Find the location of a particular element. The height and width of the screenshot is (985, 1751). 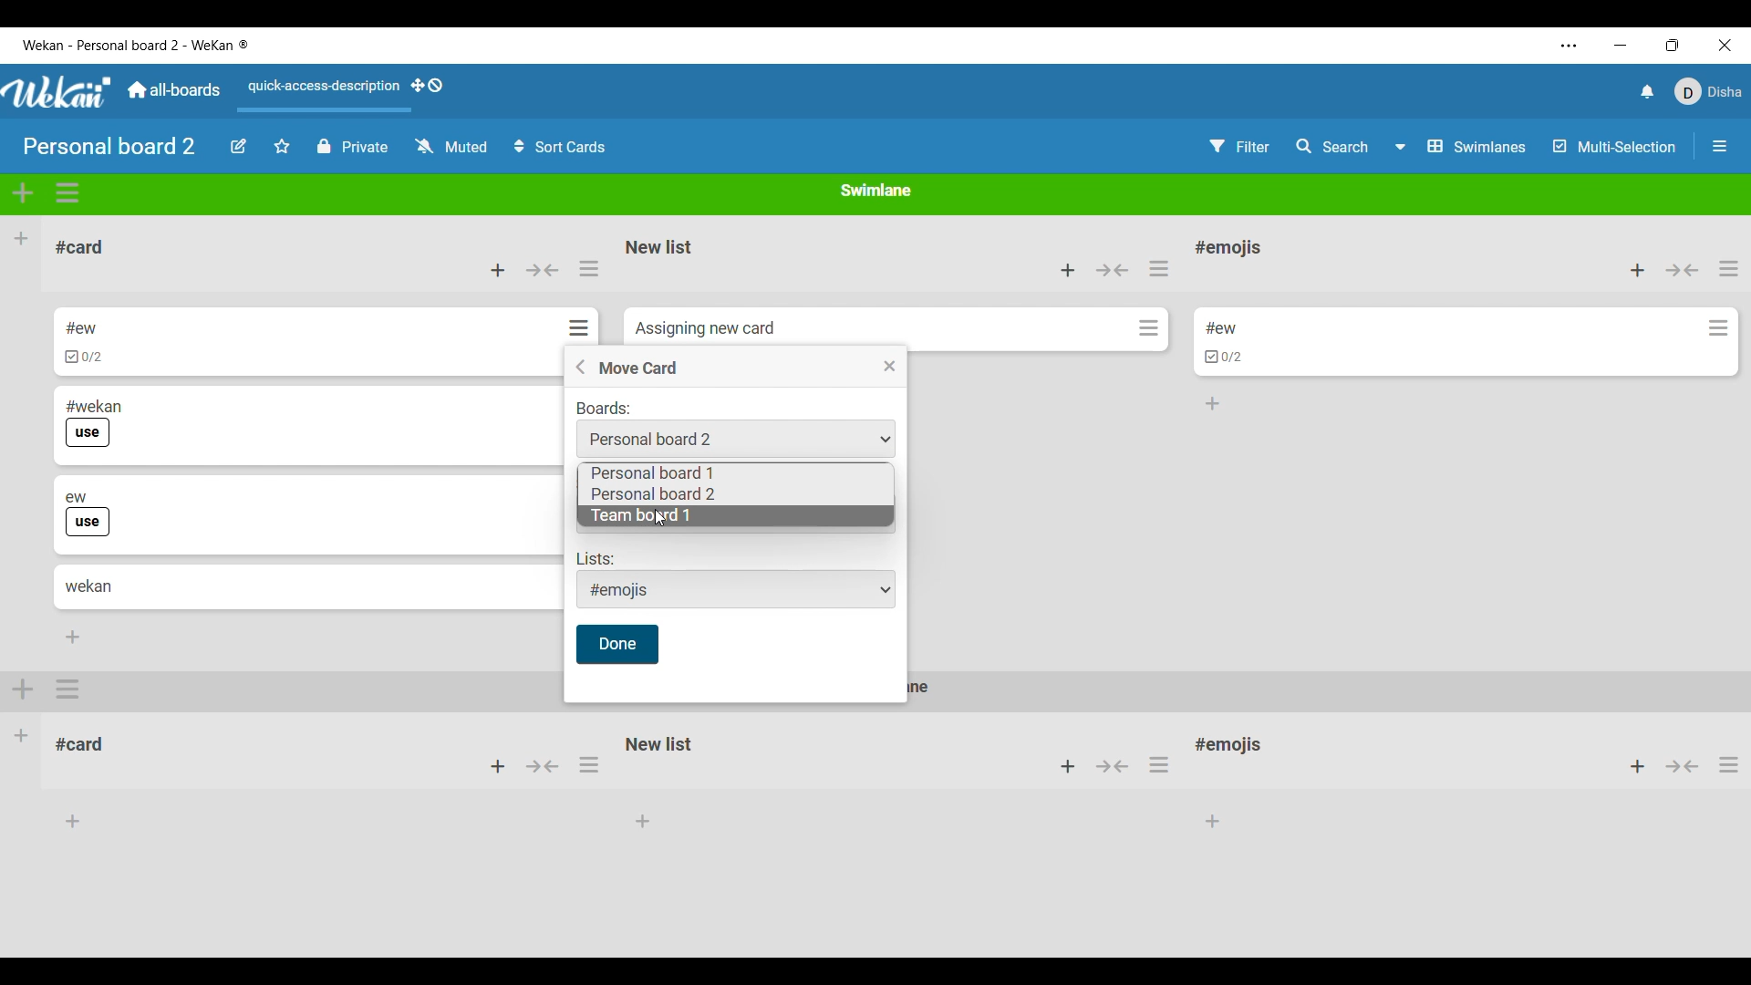

More settings is located at coordinates (1570, 46).